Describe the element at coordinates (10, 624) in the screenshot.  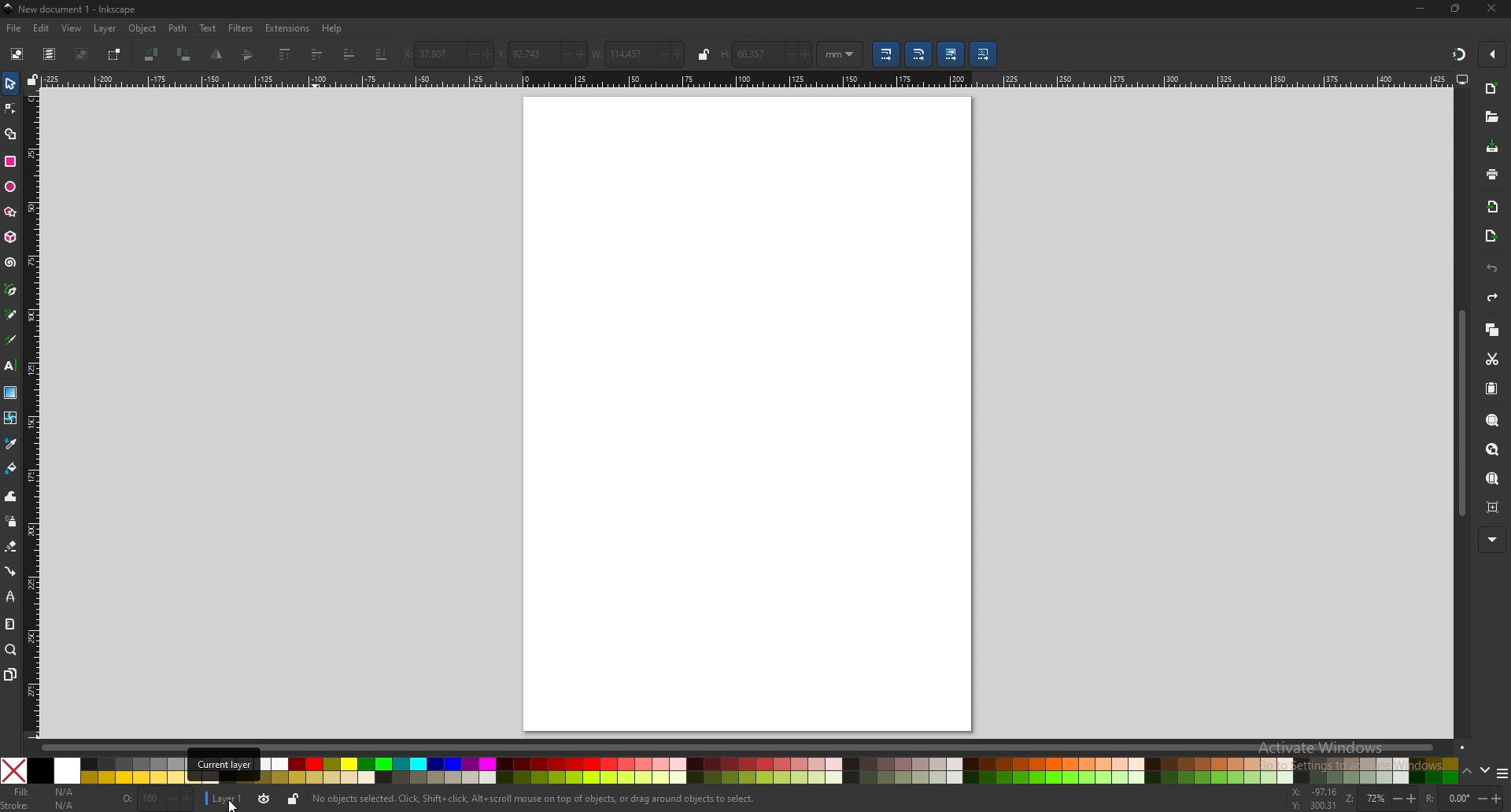
I see `measure` at that location.